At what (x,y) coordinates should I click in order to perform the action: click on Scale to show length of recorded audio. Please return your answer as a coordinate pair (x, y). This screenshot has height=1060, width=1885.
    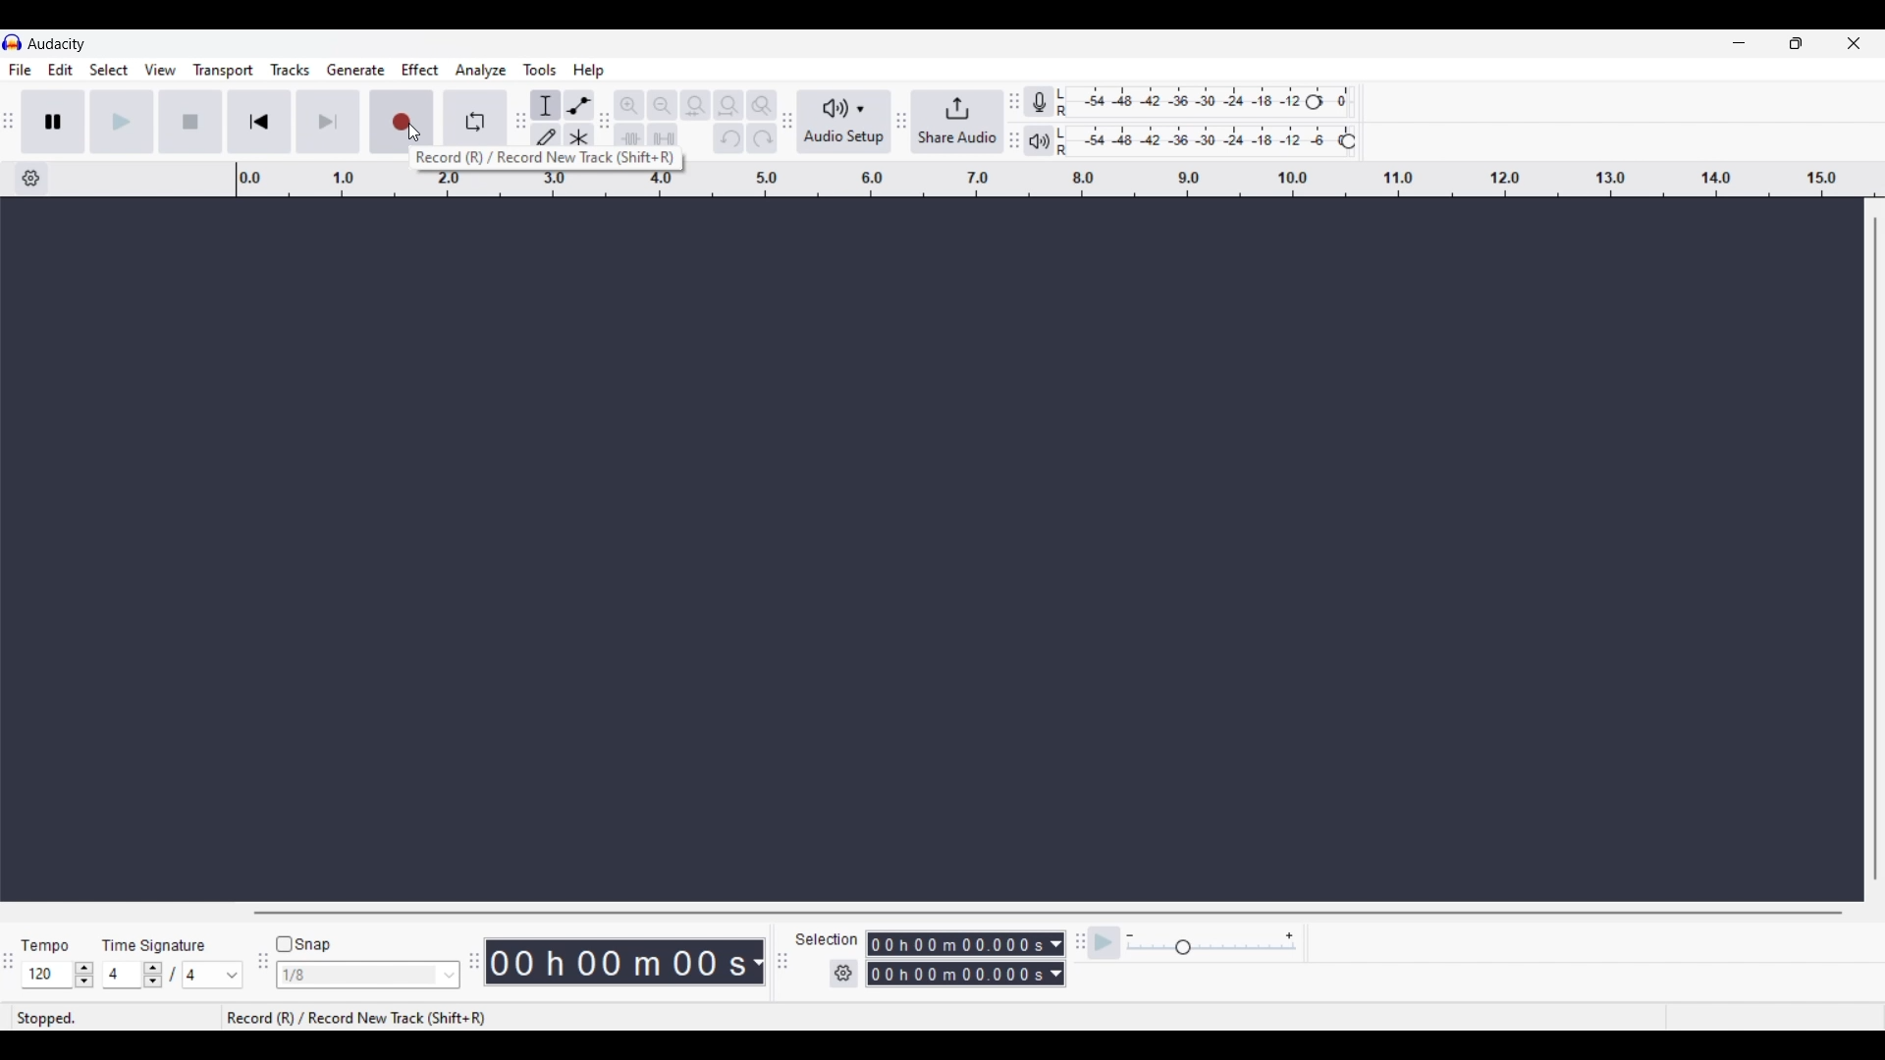
    Looking at the image, I should click on (1059, 184).